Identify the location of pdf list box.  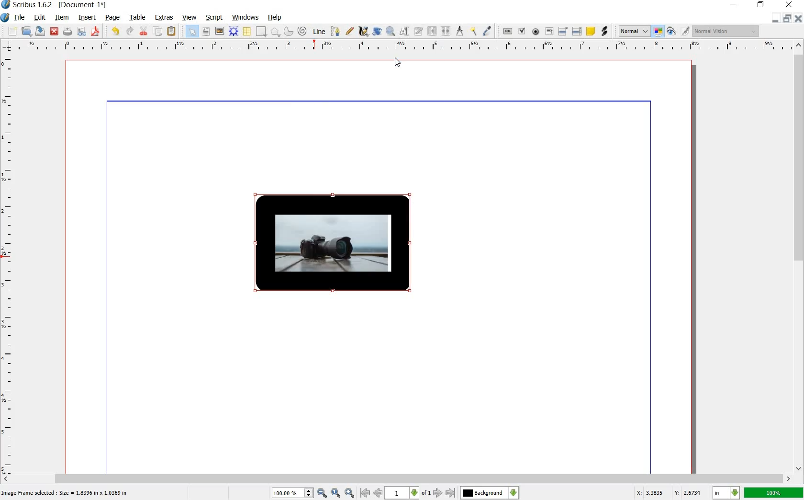
(578, 32).